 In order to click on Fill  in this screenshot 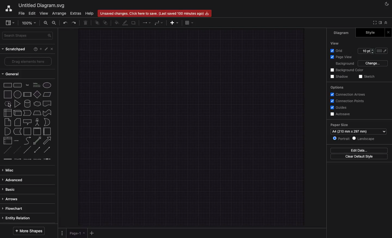, I will do `click(116, 23)`.